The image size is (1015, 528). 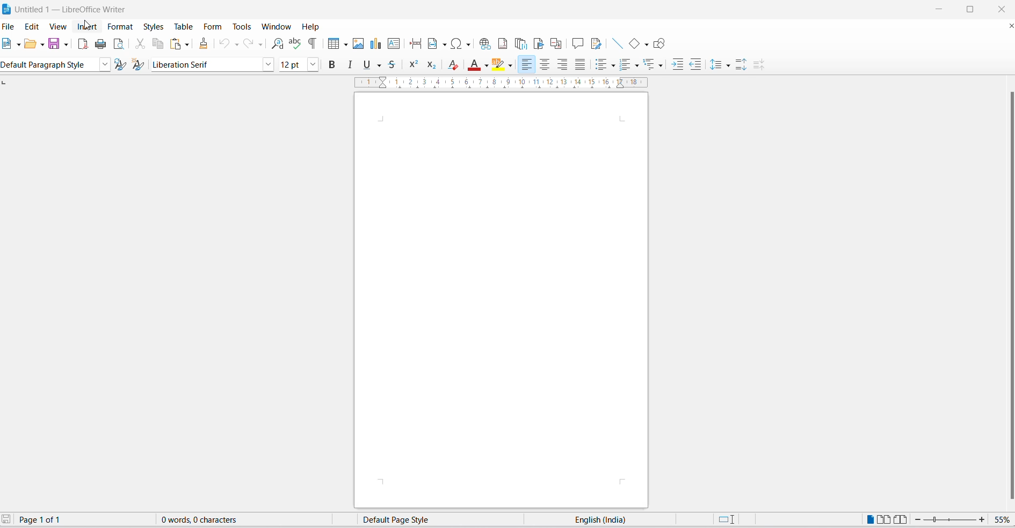 I want to click on spellings, so click(x=295, y=44).